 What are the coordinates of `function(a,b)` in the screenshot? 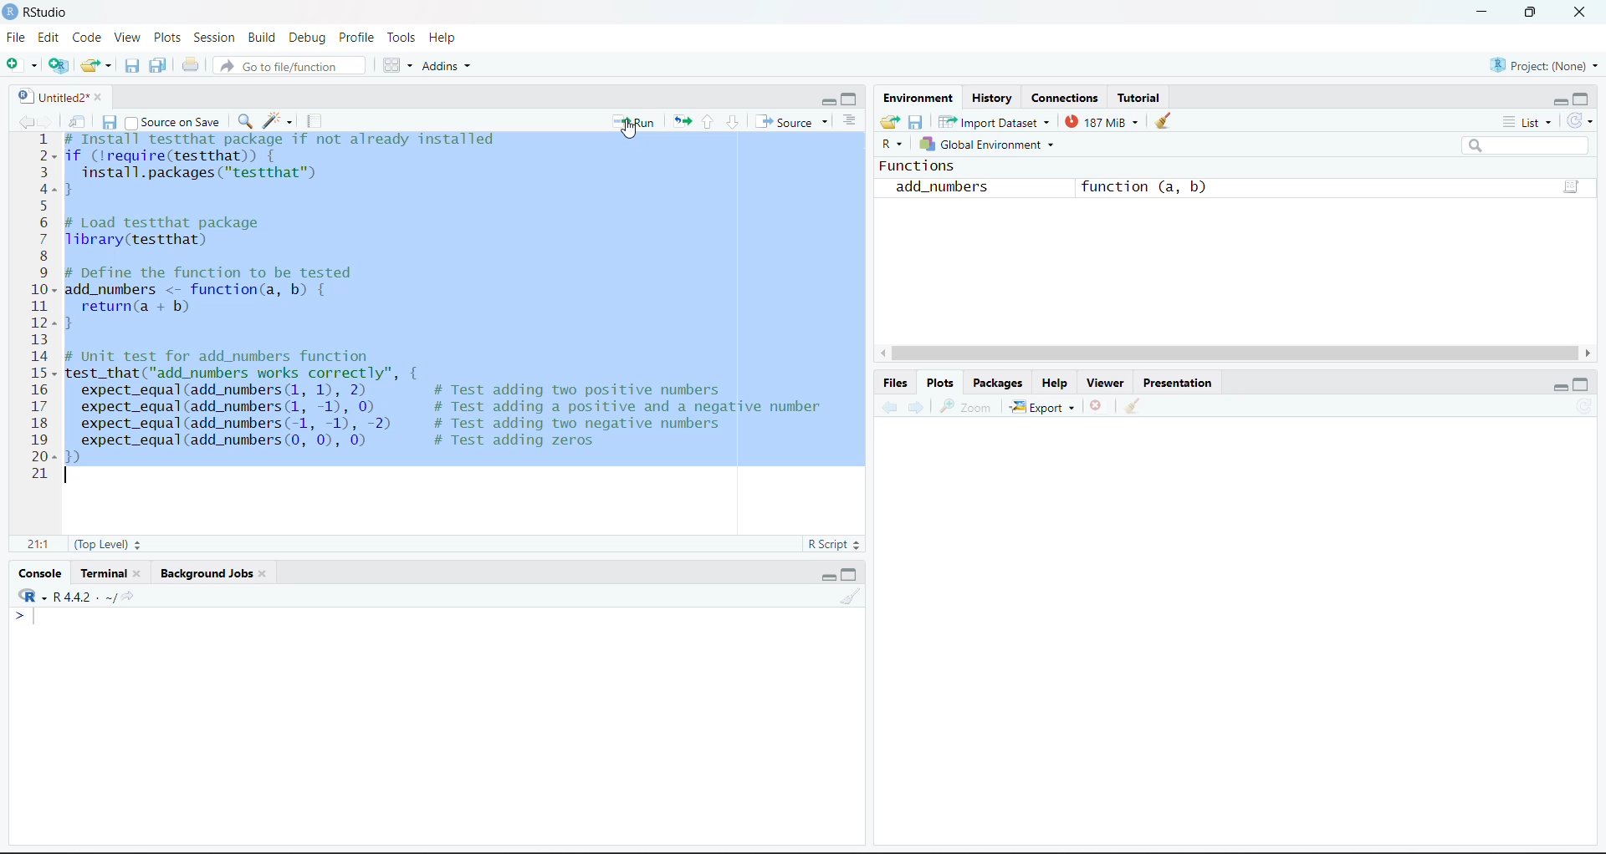 It's located at (1572, 186).